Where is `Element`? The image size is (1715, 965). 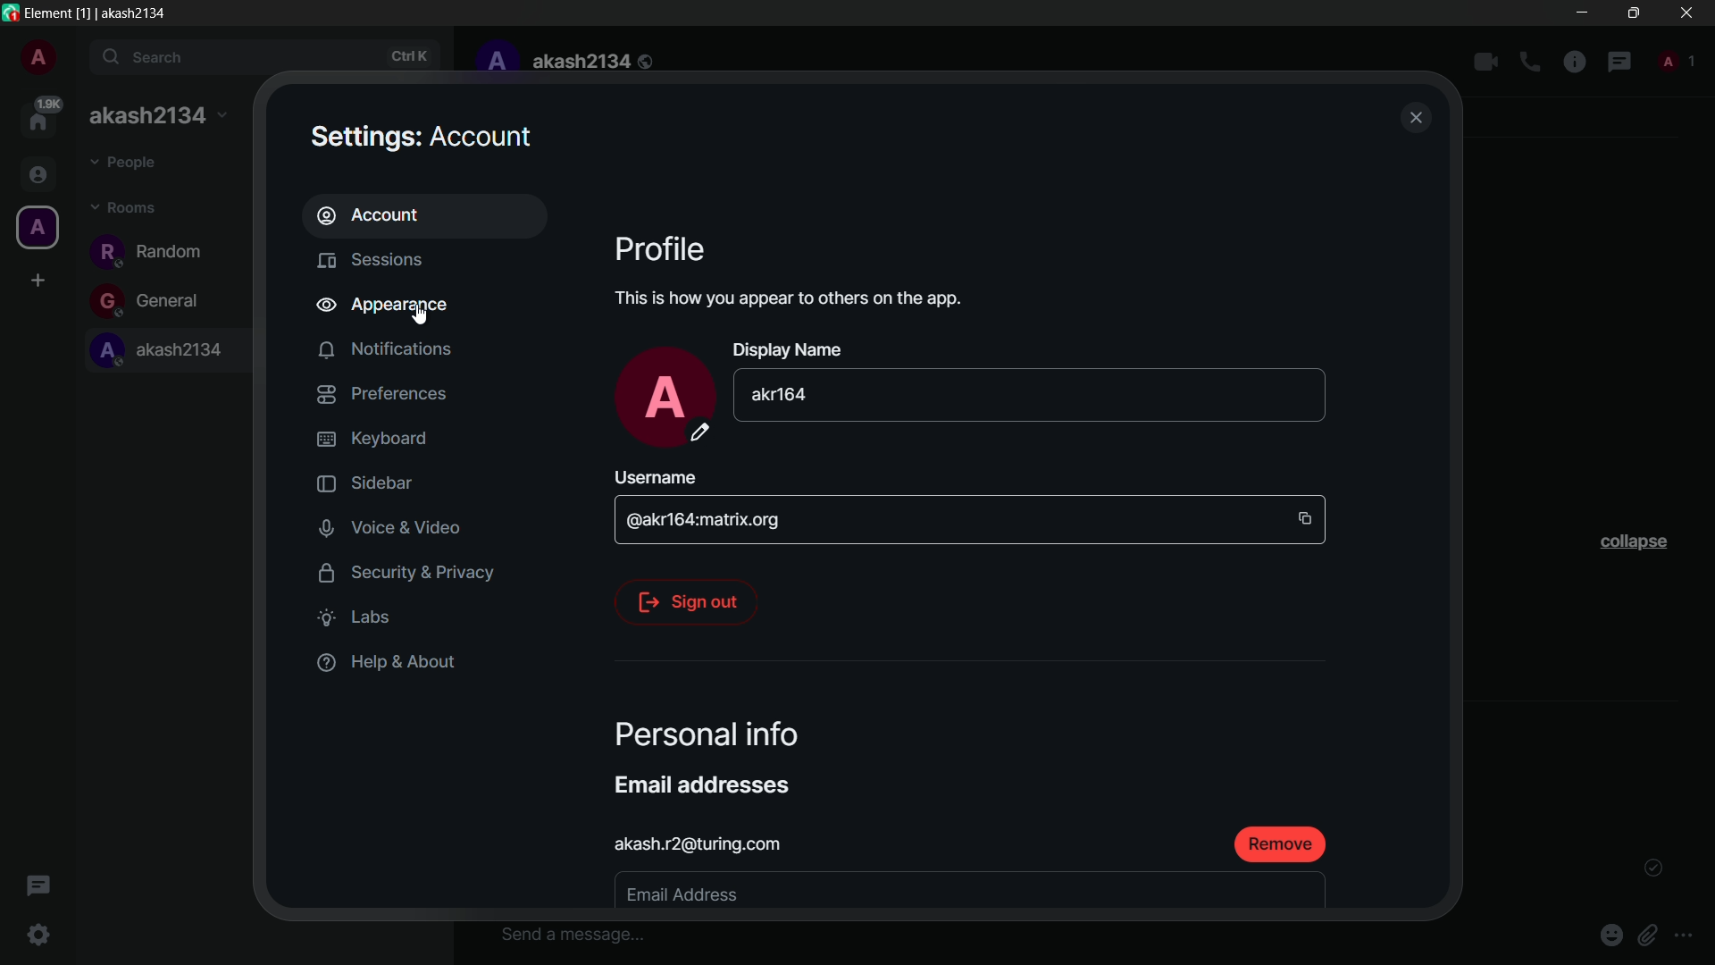 Element is located at coordinates (48, 12).